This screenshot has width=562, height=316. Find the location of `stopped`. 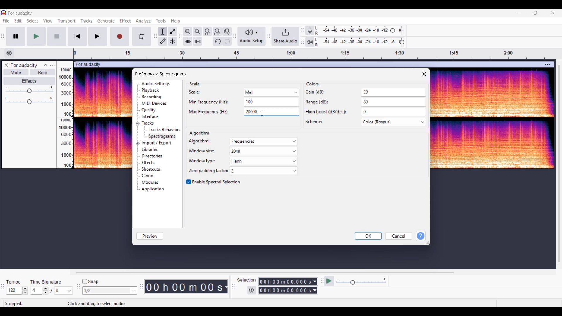

stopped is located at coordinates (19, 303).